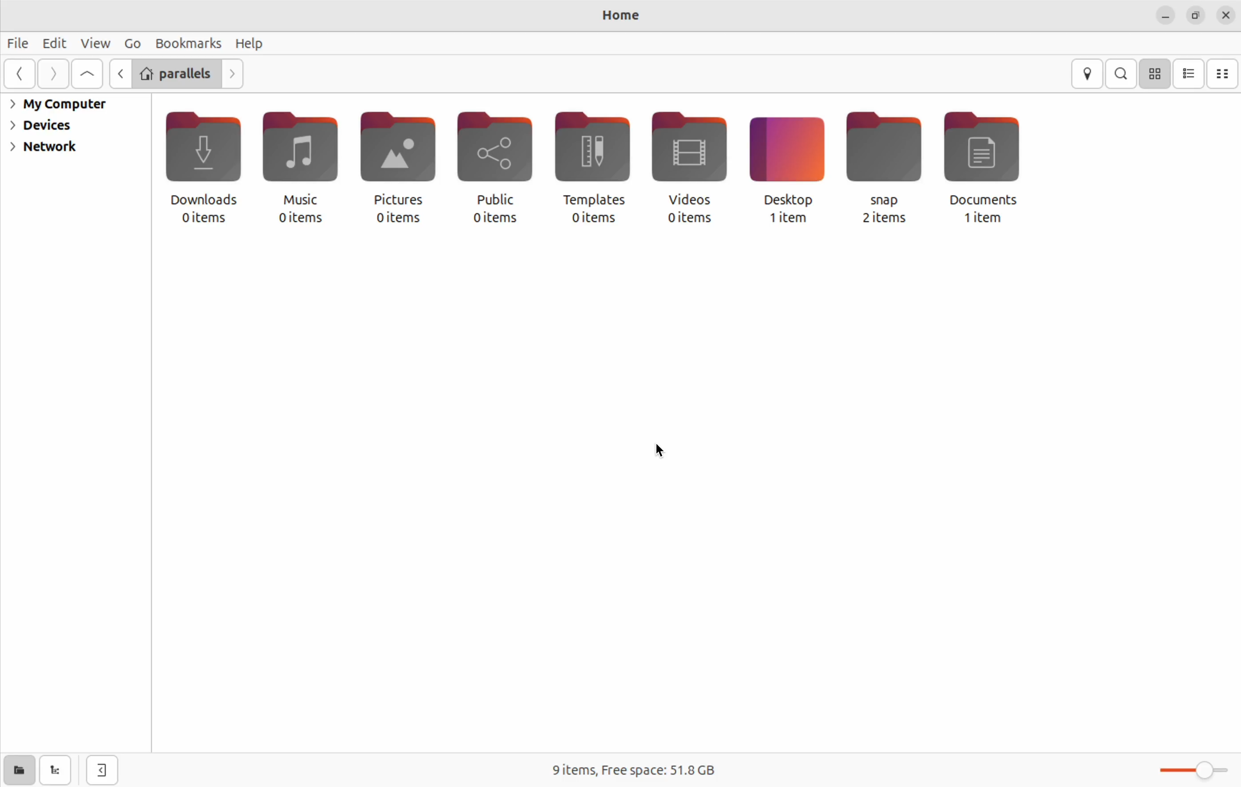 The image size is (1241, 787). I want to click on go back, so click(118, 73).